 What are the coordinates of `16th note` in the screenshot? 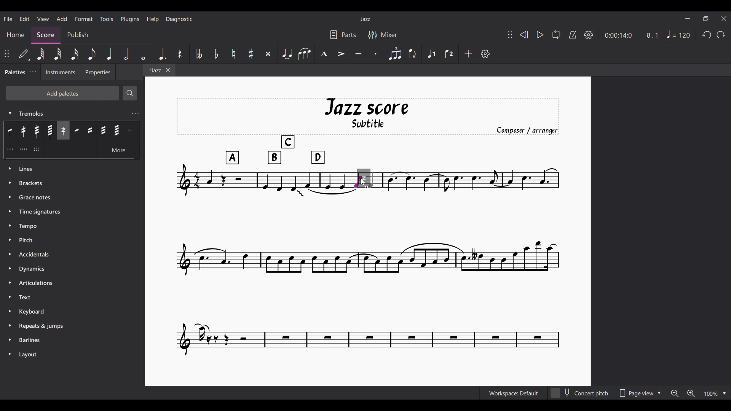 It's located at (74, 54).